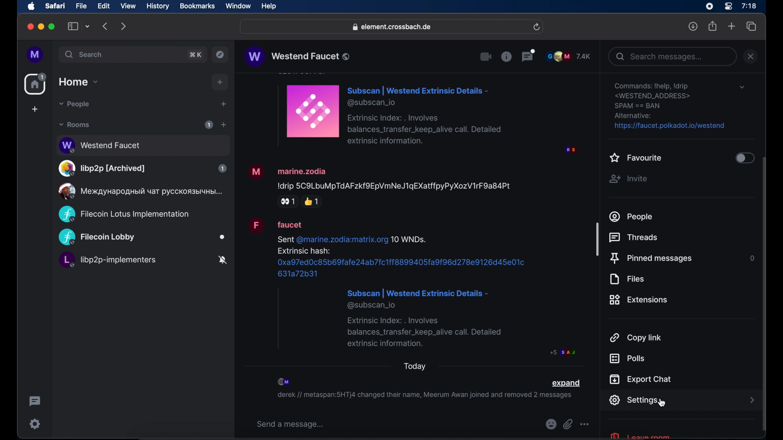  What do you see at coordinates (106, 26) in the screenshot?
I see `backward` at bounding box center [106, 26].